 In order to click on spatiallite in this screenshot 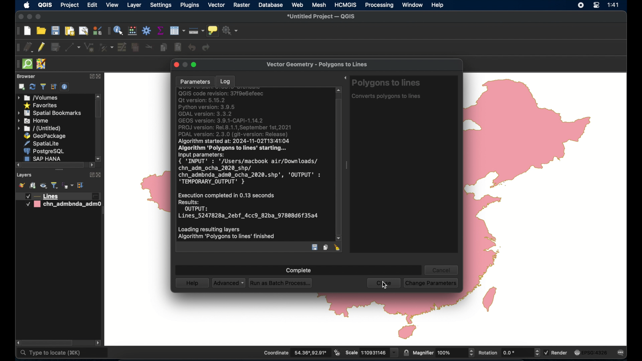, I will do `click(41, 143)`.